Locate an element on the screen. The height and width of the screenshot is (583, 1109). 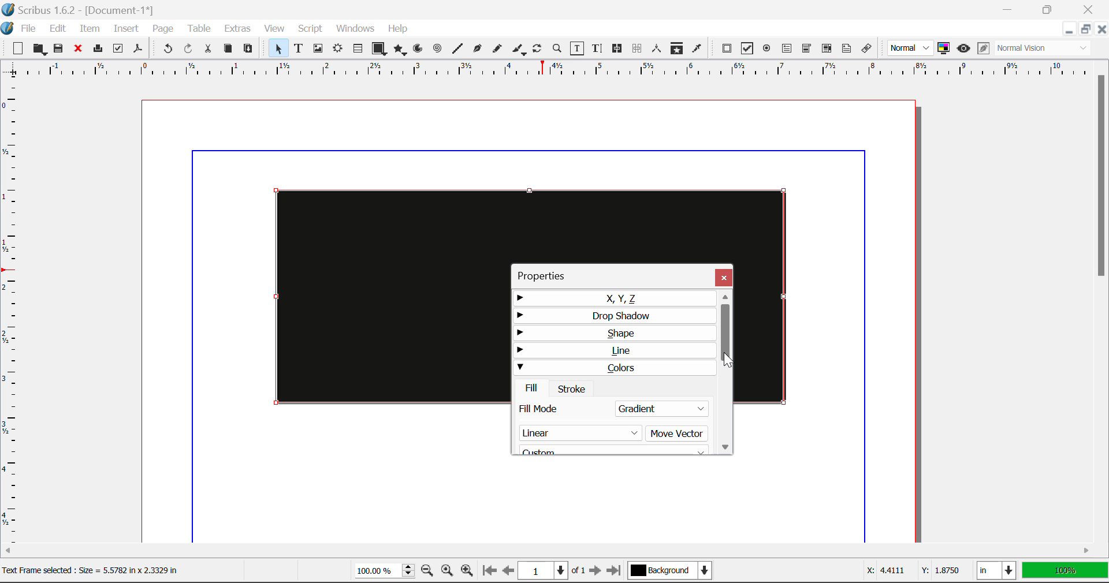
Bezier Curve is located at coordinates (478, 50).